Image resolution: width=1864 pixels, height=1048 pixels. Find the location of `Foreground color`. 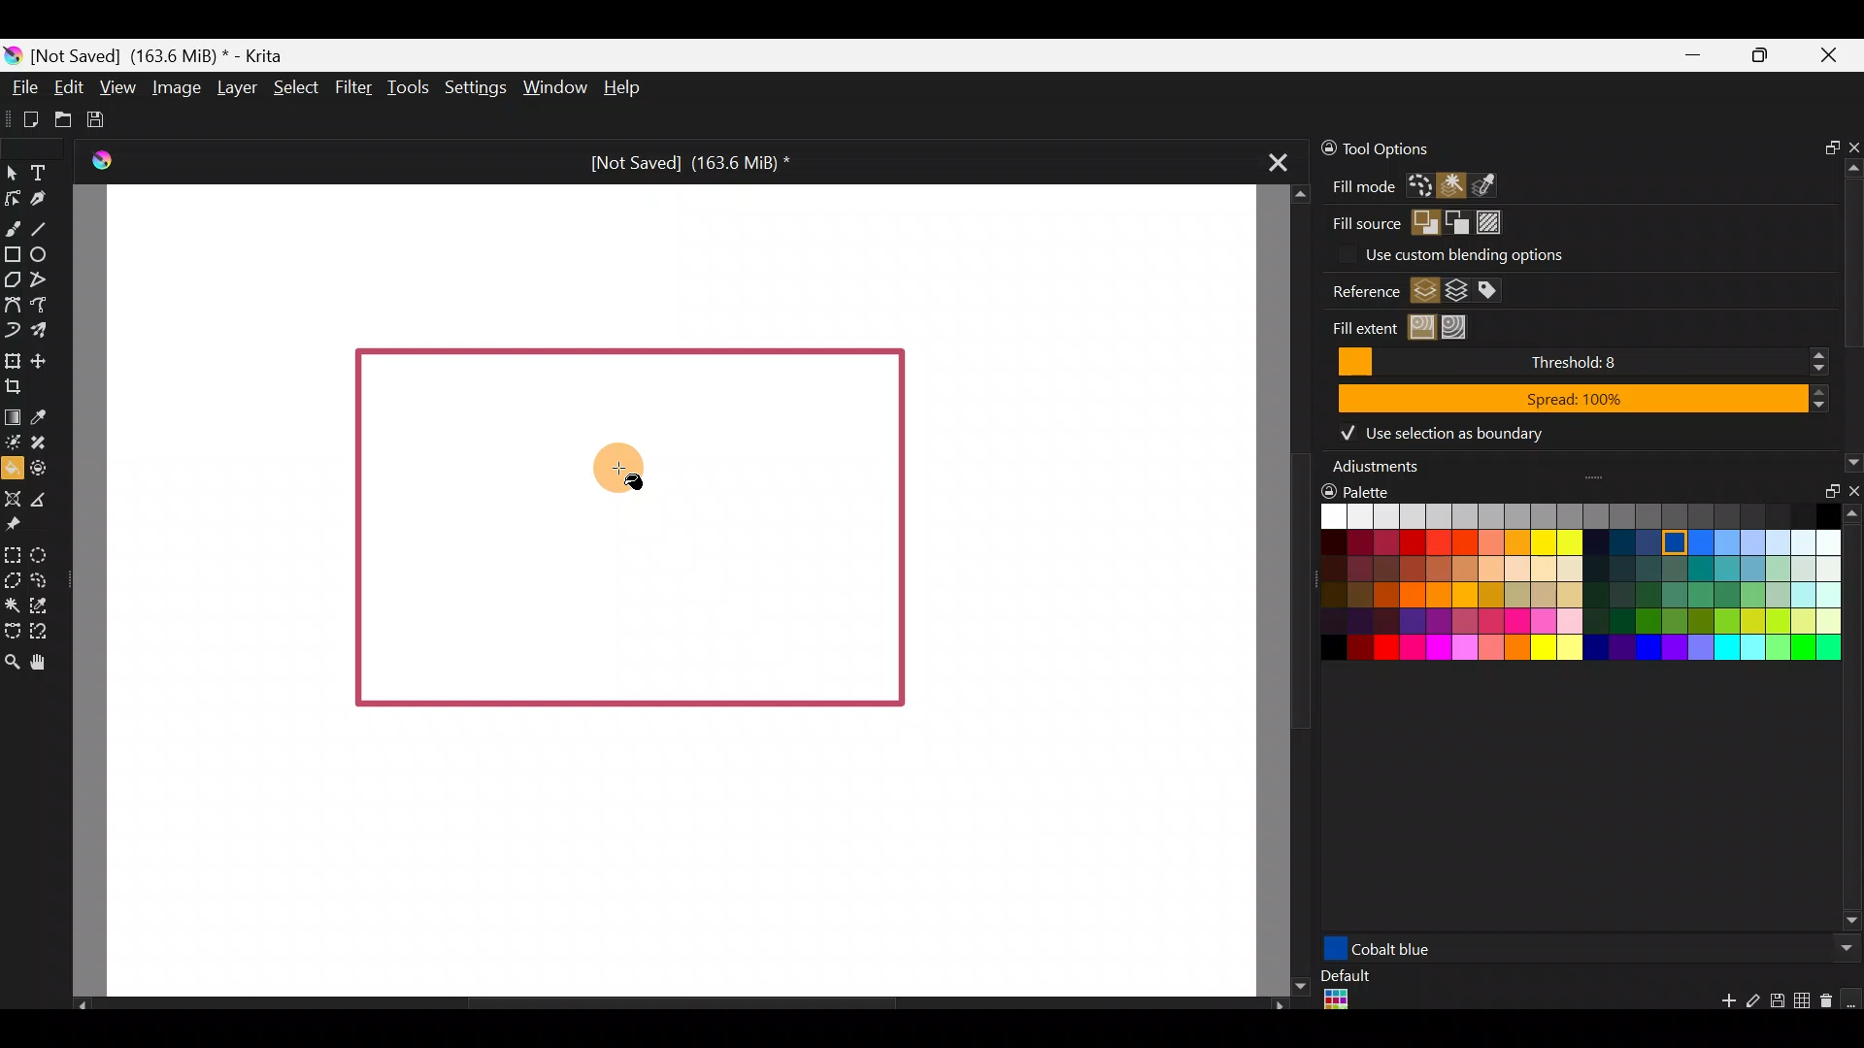

Foreground color is located at coordinates (1421, 222).